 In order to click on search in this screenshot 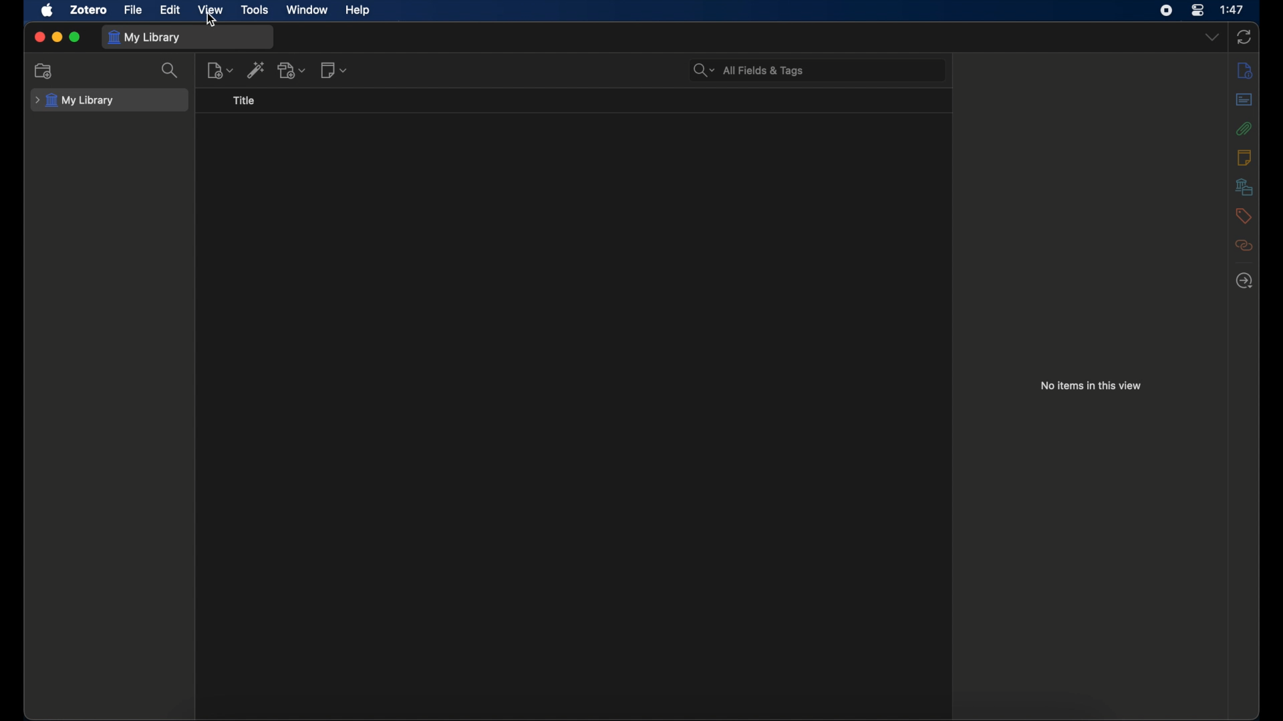, I will do `click(171, 69)`.